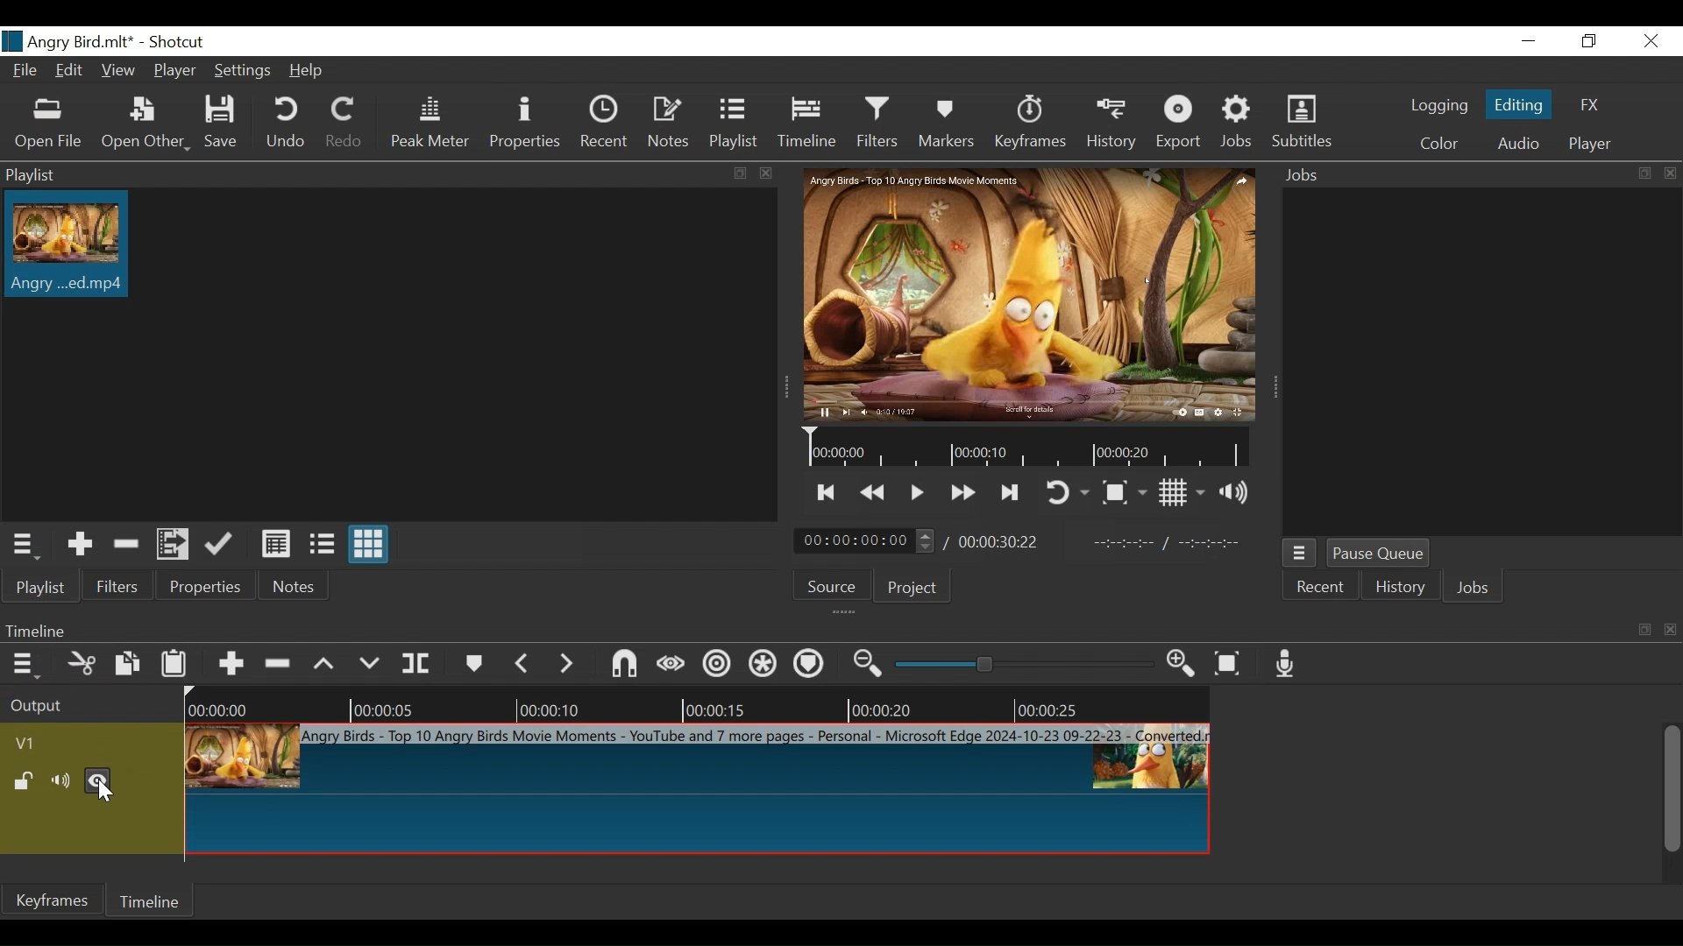  Describe the element at coordinates (285, 123) in the screenshot. I see `Undo` at that location.